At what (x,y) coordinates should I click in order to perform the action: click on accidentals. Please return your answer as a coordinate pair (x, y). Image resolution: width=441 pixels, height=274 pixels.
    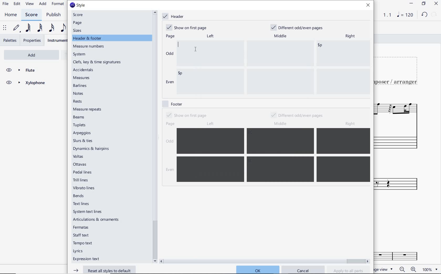
    Looking at the image, I should click on (84, 70).